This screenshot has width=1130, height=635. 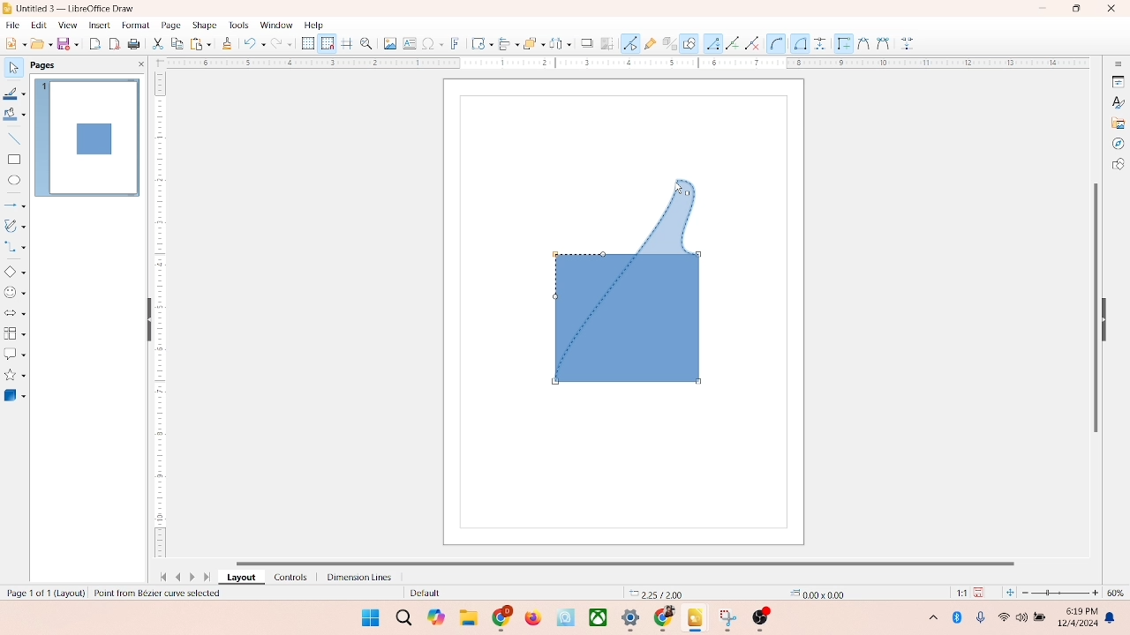 I want to click on helplines, so click(x=346, y=44).